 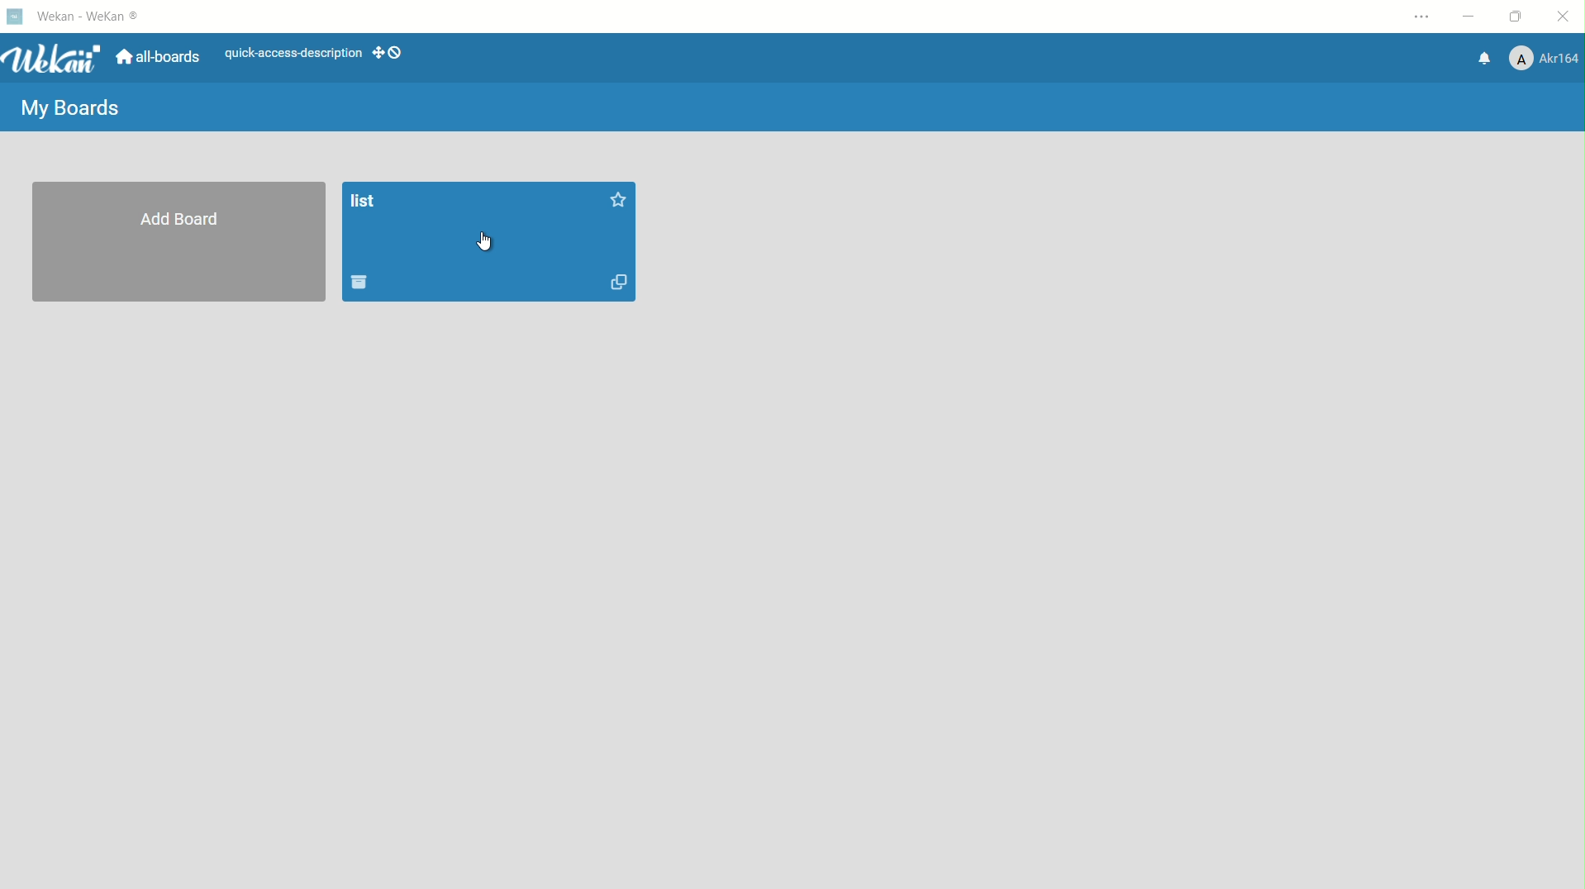 I want to click on settings and more, so click(x=1419, y=18).